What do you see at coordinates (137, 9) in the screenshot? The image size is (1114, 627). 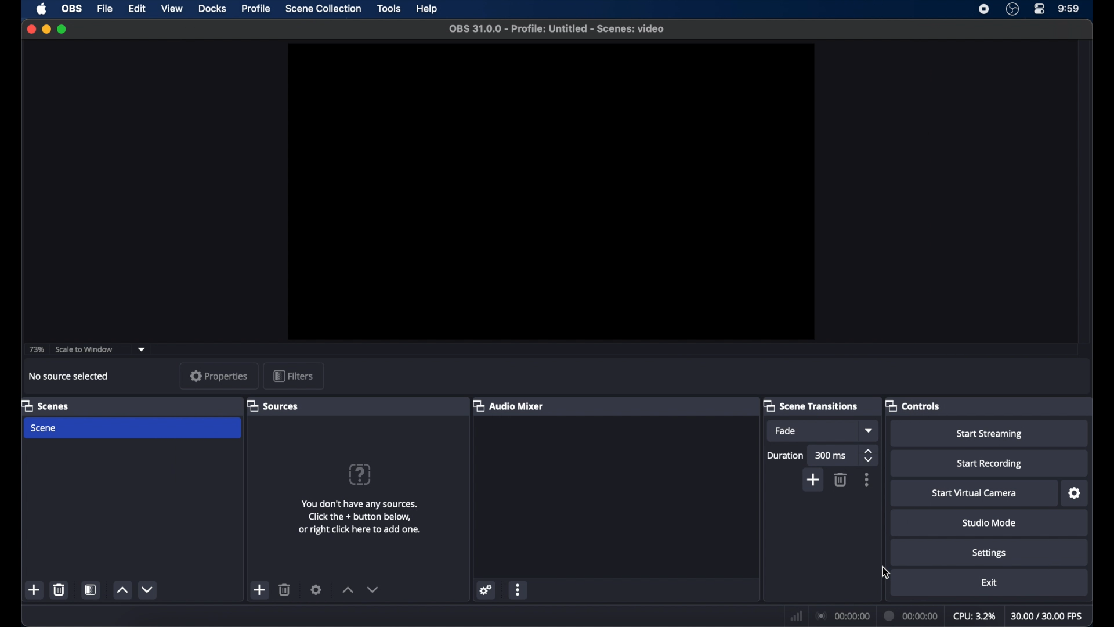 I see `edit` at bounding box center [137, 9].